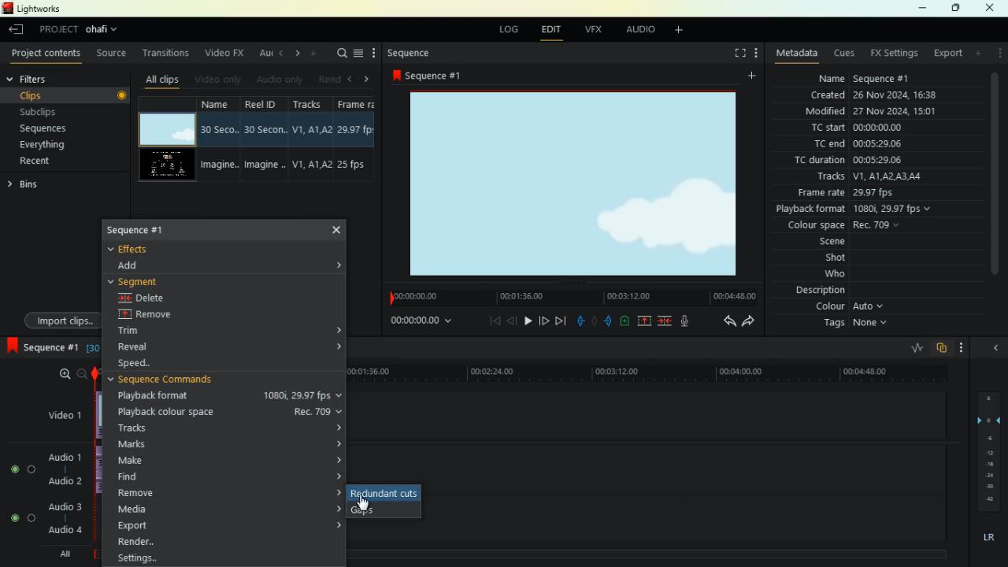 This screenshot has height=567, width=1008. I want to click on time, so click(418, 324).